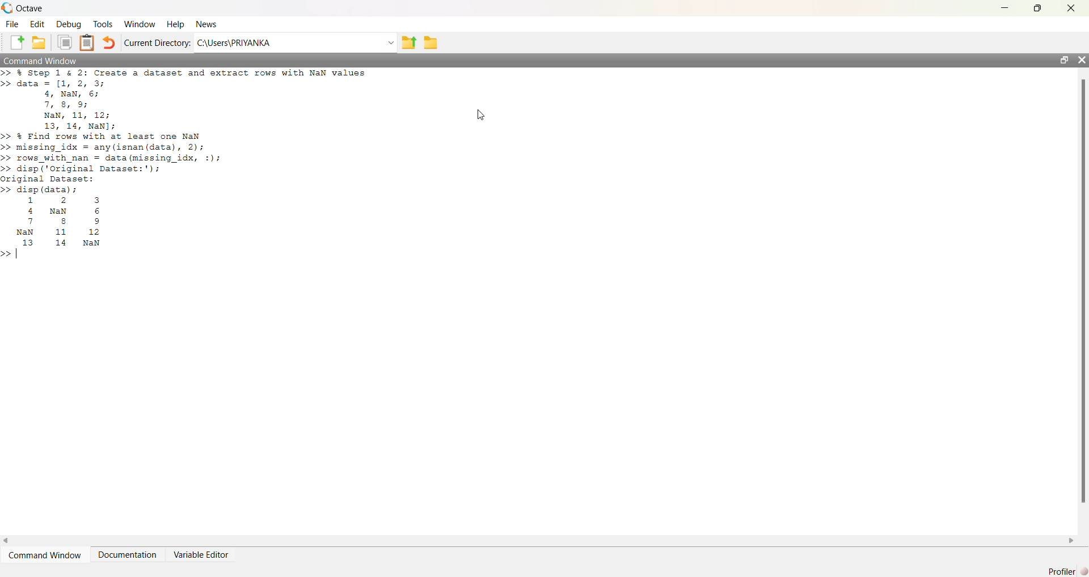  I want to click on Duplicate, so click(65, 43).